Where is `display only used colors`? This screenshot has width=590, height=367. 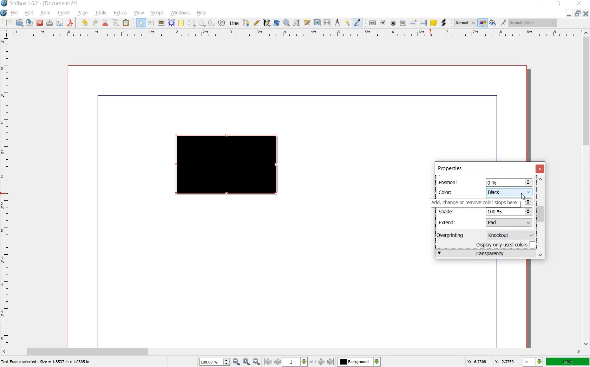
display only used colors is located at coordinates (506, 244).